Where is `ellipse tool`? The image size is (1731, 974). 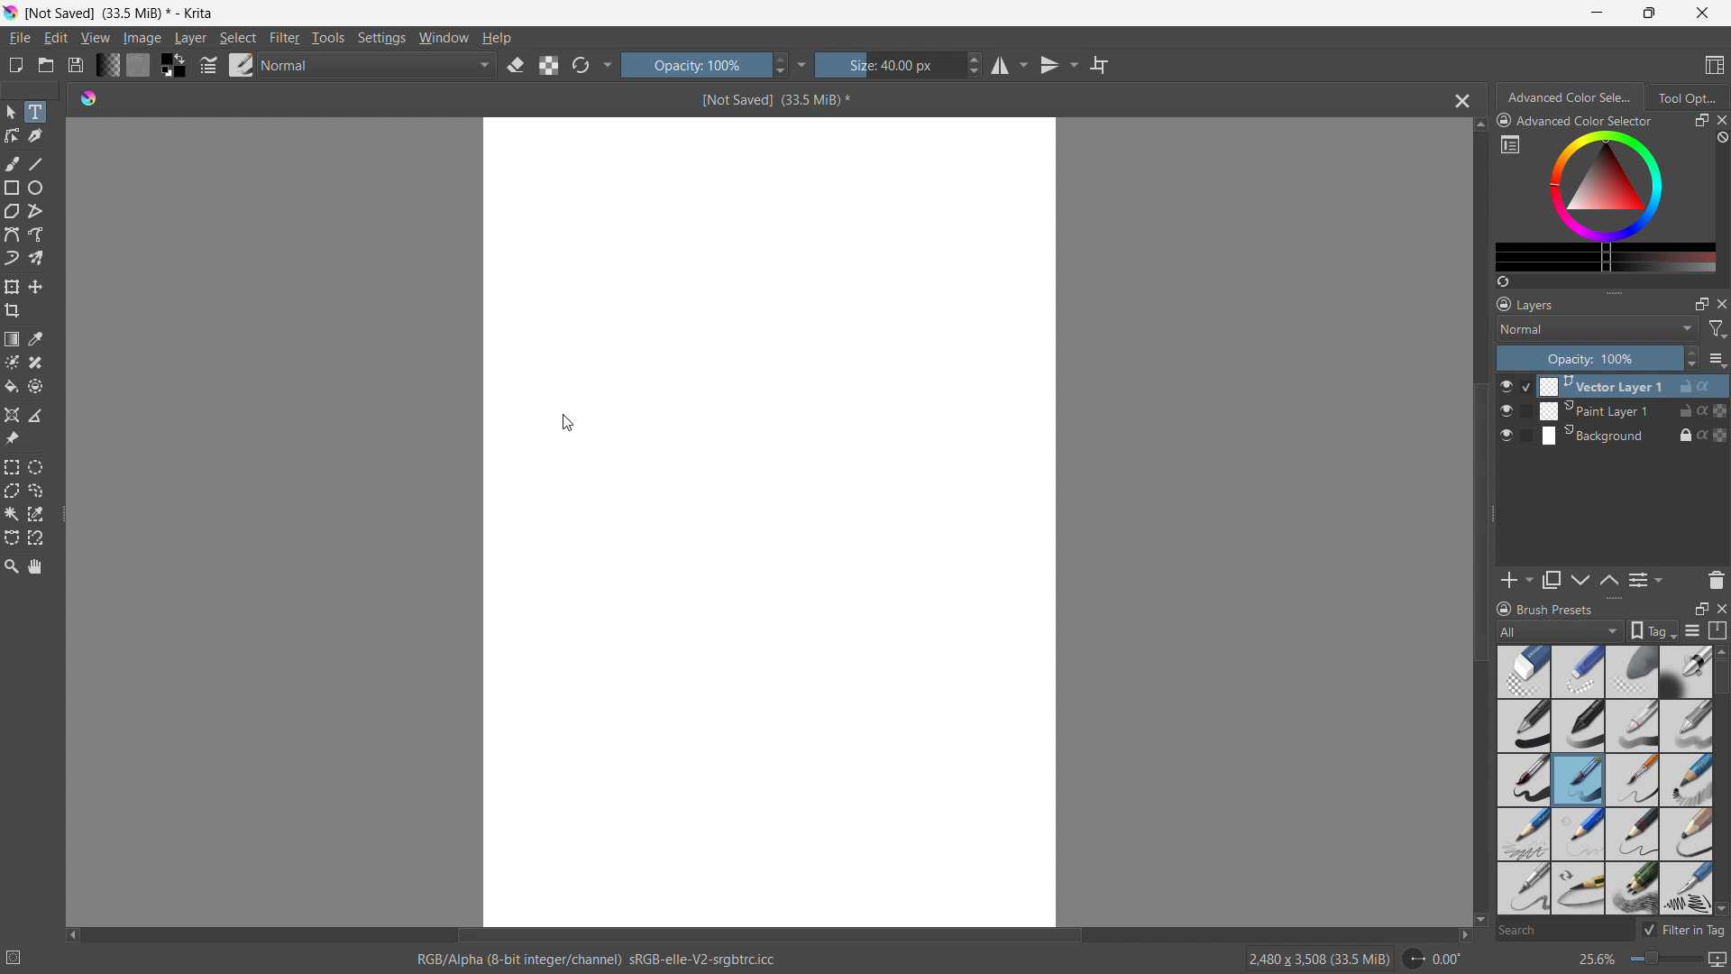 ellipse tool is located at coordinates (35, 188).